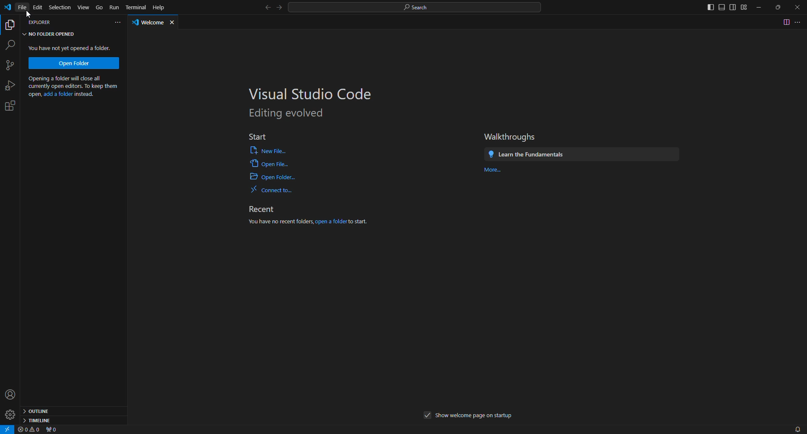 Image resolution: width=807 pixels, height=434 pixels. Describe the element at coordinates (23, 8) in the screenshot. I see `file` at that location.